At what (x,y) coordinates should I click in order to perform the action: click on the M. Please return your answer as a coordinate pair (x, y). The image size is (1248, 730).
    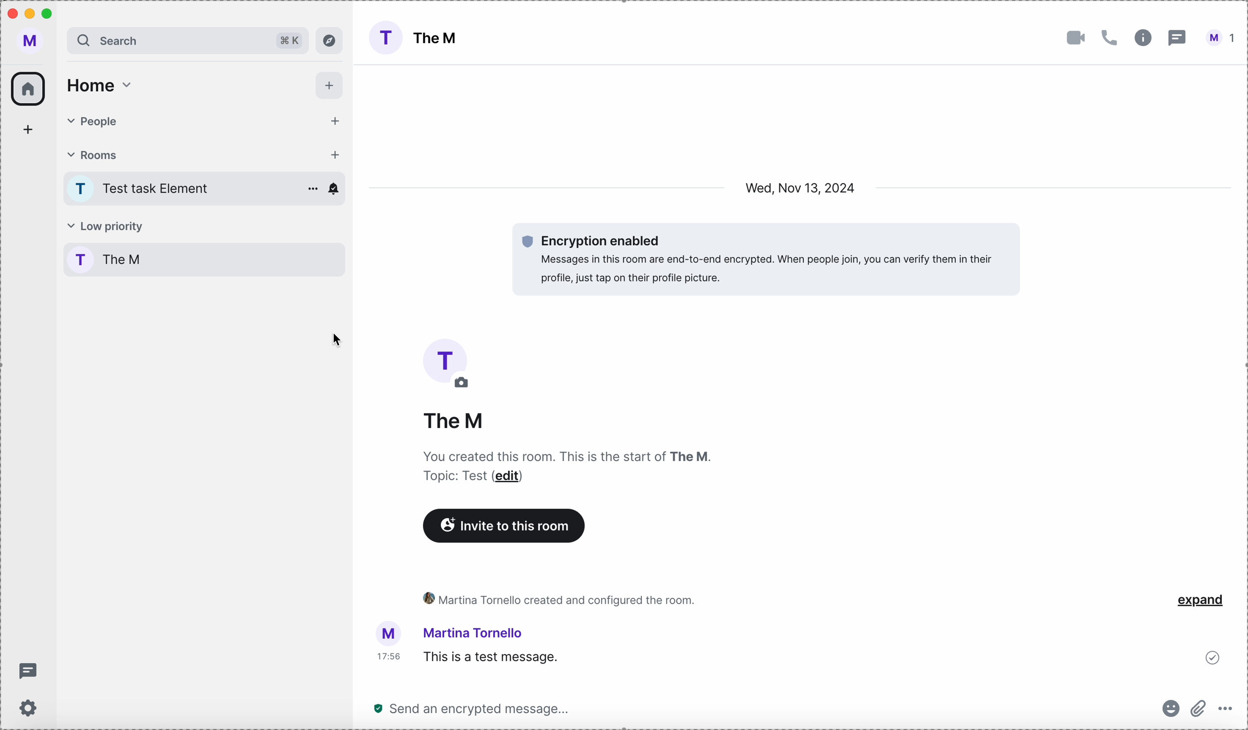
    Looking at the image, I should click on (454, 423).